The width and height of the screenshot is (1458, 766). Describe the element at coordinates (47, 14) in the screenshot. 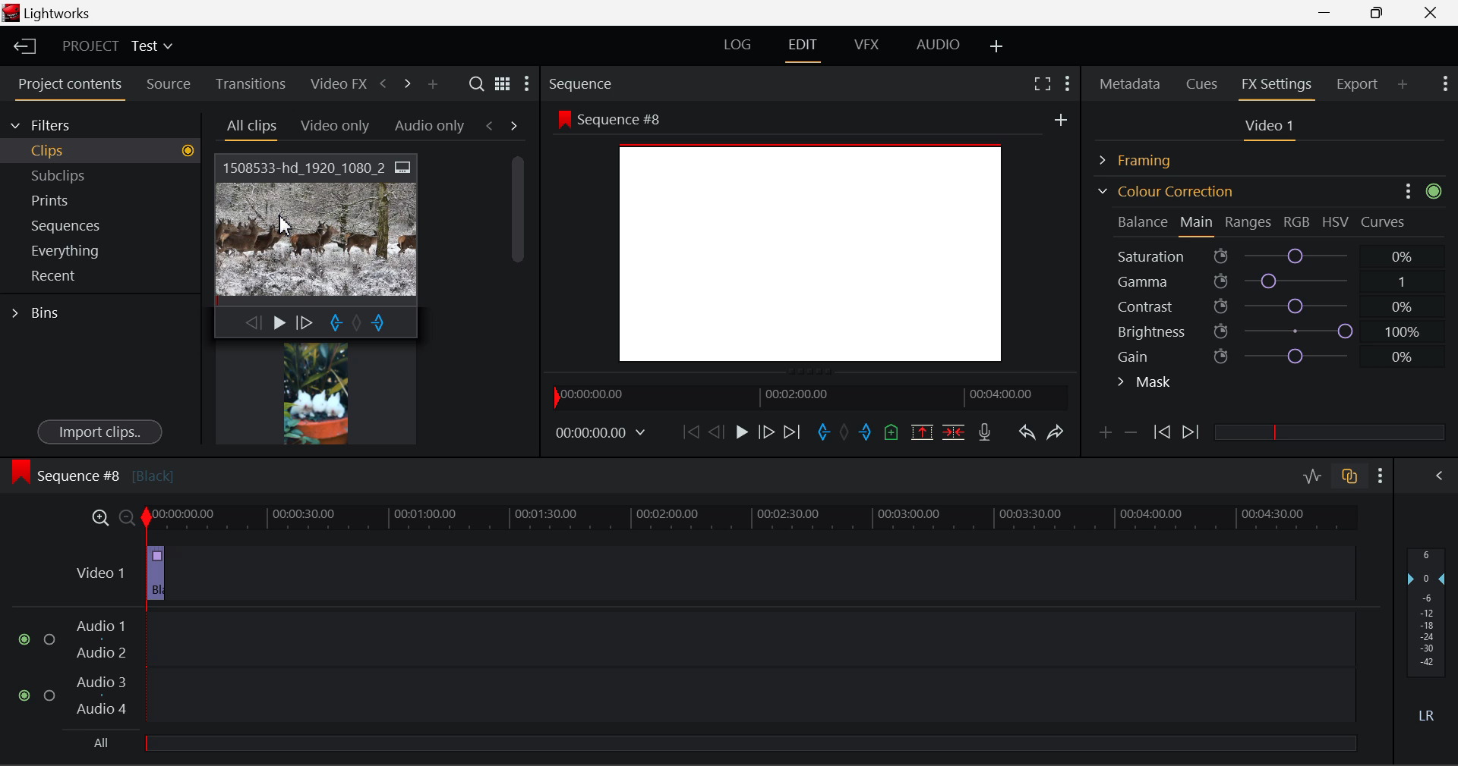

I see `Window Title` at that location.